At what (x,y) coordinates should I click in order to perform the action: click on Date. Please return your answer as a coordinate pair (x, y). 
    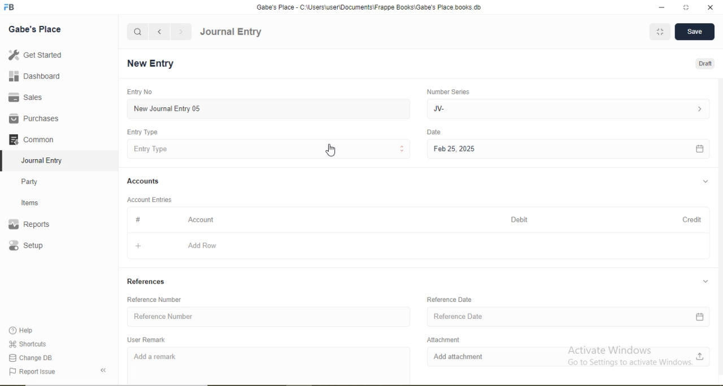
    Looking at the image, I should click on (434, 132).